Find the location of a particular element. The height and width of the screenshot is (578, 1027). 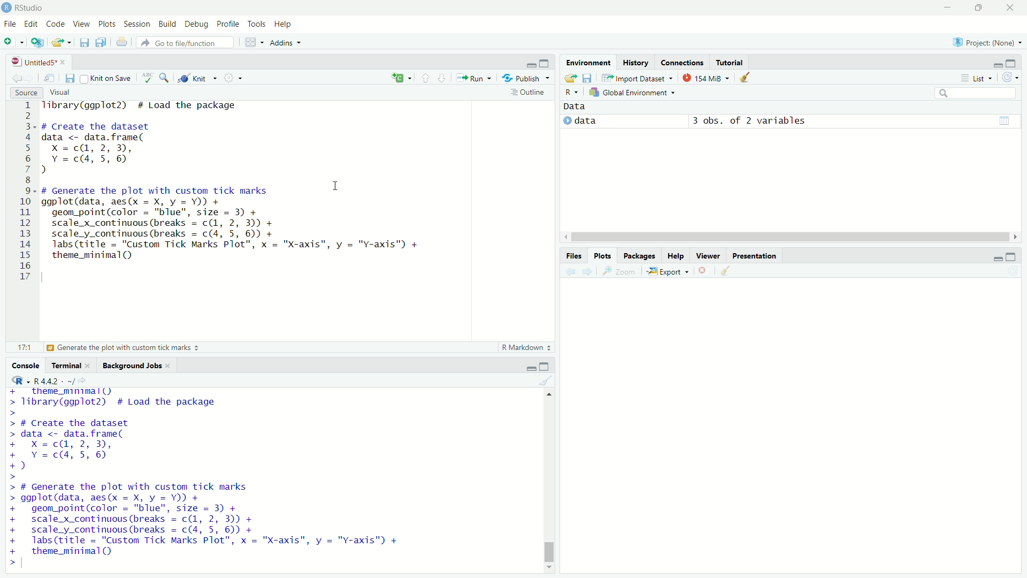

view a larger version of the plot in new window  is located at coordinates (619, 272).